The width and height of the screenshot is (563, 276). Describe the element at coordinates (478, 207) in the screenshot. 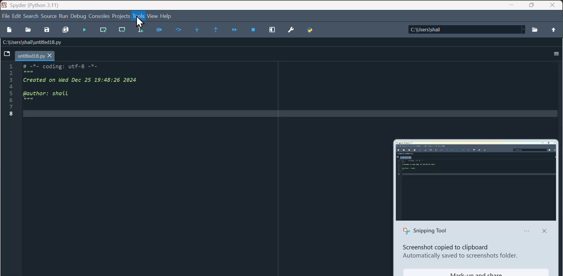

I see `Snipping tool` at that location.